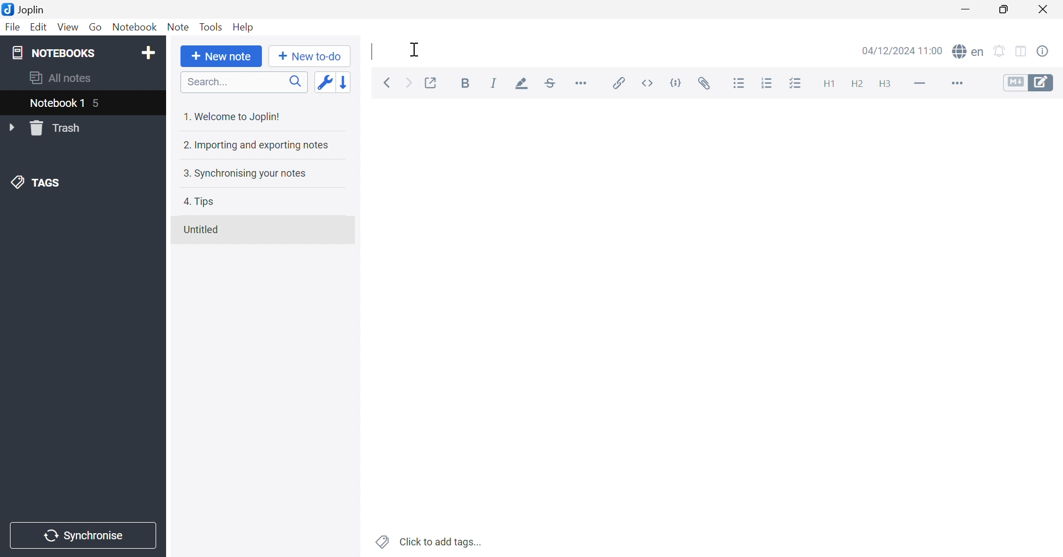 The width and height of the screenshot is (1063, 557). I want to click on Forward, so click(407, 85).